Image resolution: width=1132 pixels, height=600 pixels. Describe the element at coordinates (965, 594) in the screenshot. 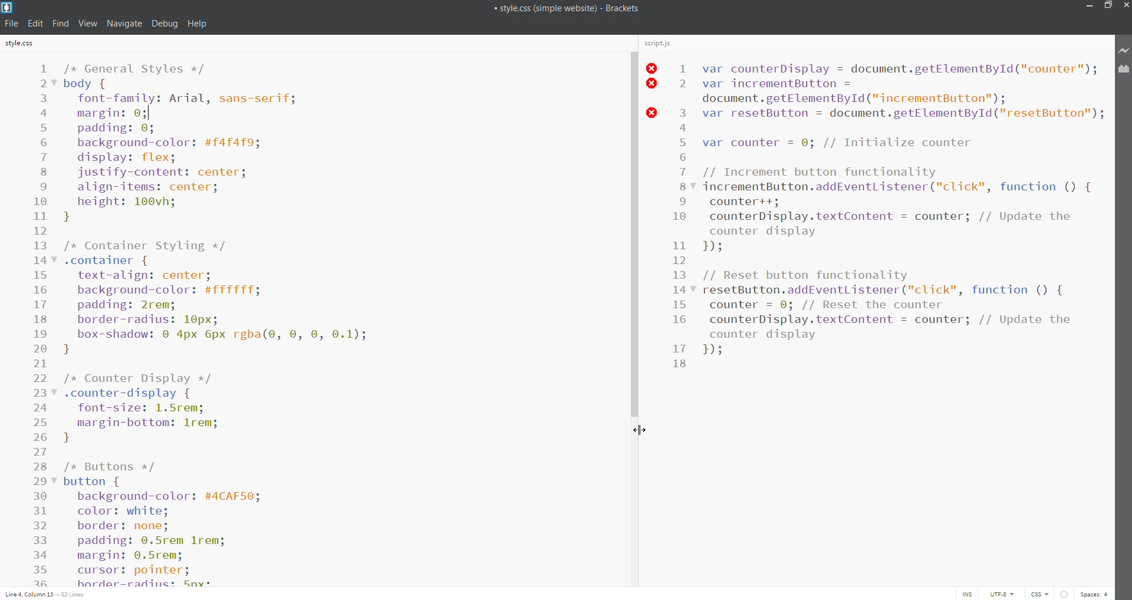

I see `toggle cursor` at that location.